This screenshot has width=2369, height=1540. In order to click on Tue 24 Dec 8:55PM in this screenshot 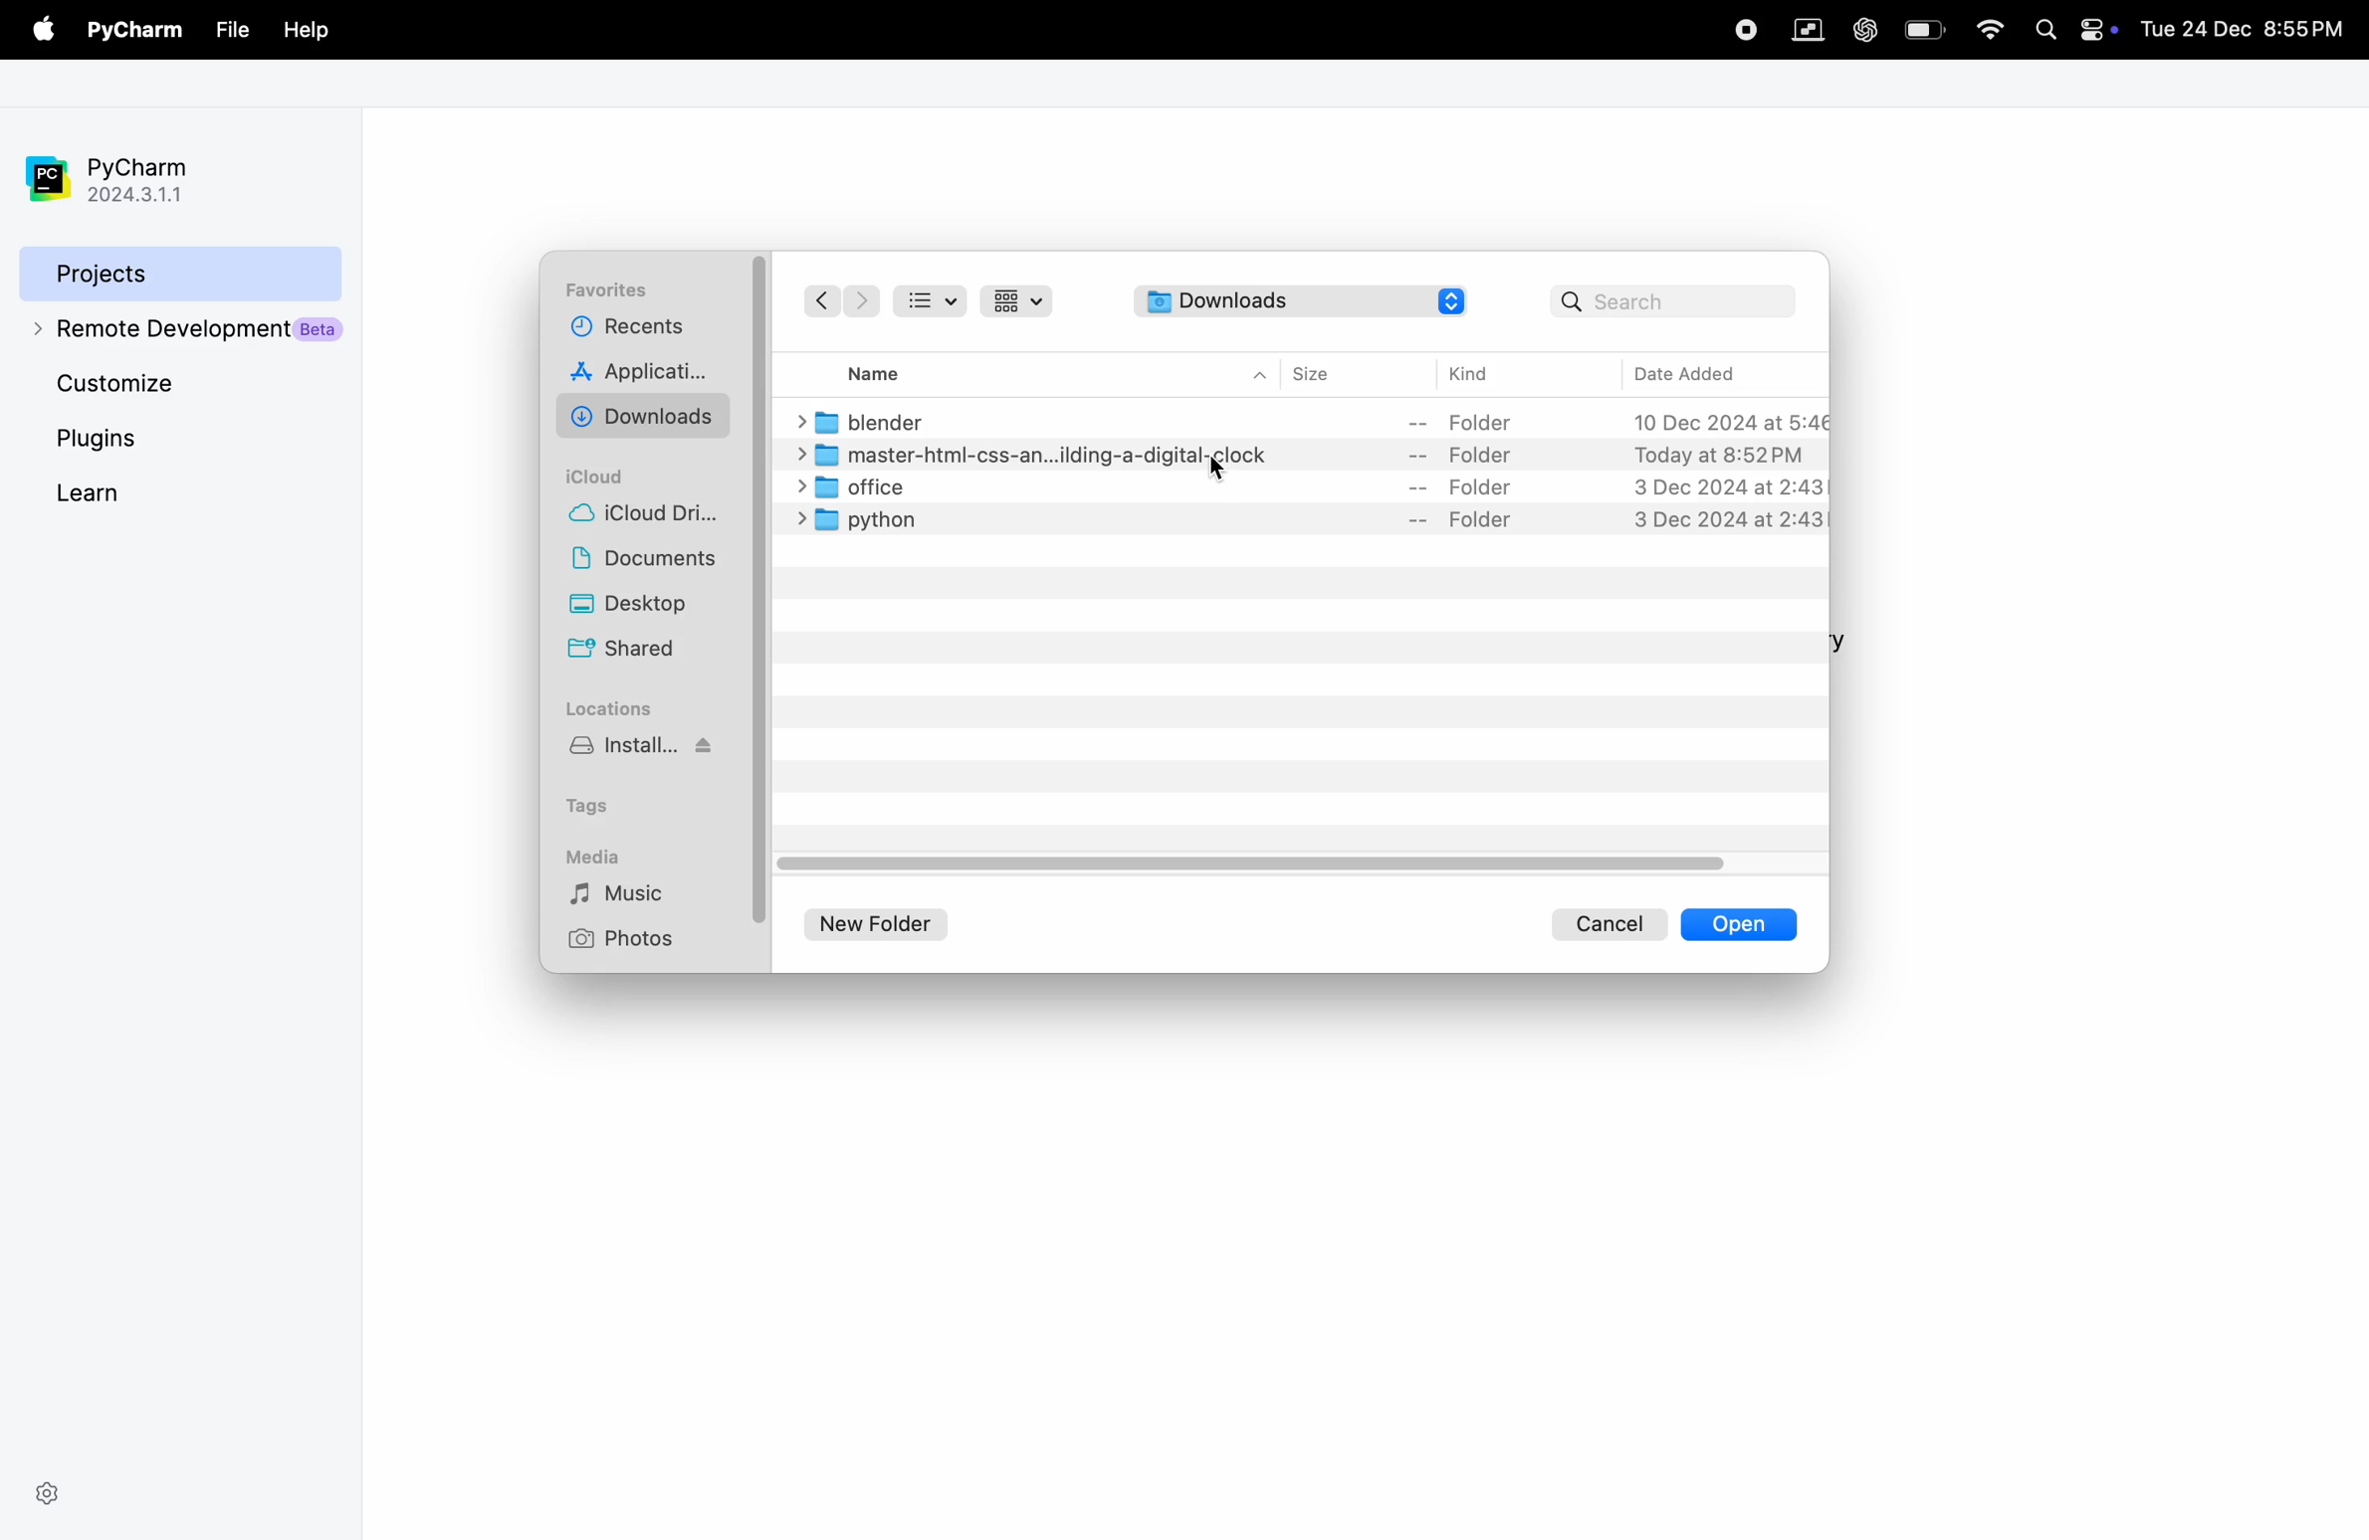, I will do `click(2249, 30)`.